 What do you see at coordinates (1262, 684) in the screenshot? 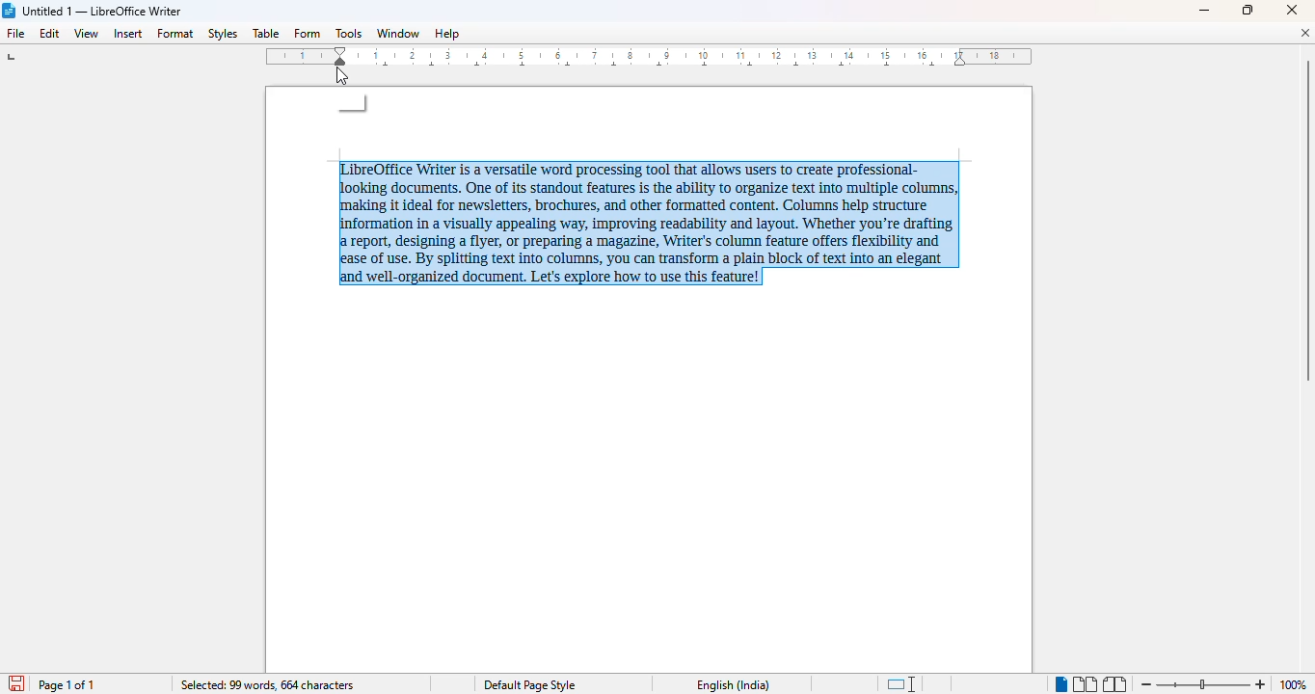
I see `zoom in` at bounding box center [1262, 684].